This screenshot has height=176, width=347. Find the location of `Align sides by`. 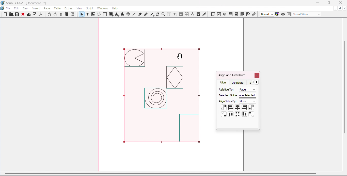

Align sides by is located at coordinates (228, 101).